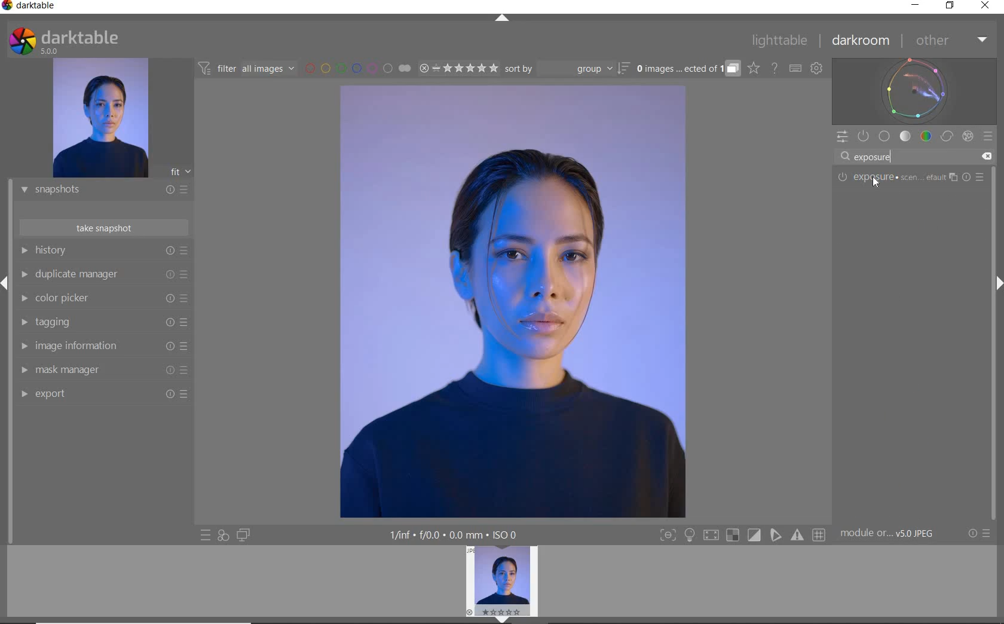  What do you see at coordinates (775, 68) in the screenshot?
I see `HELP ONLINE` at bounding box center [775, 68].